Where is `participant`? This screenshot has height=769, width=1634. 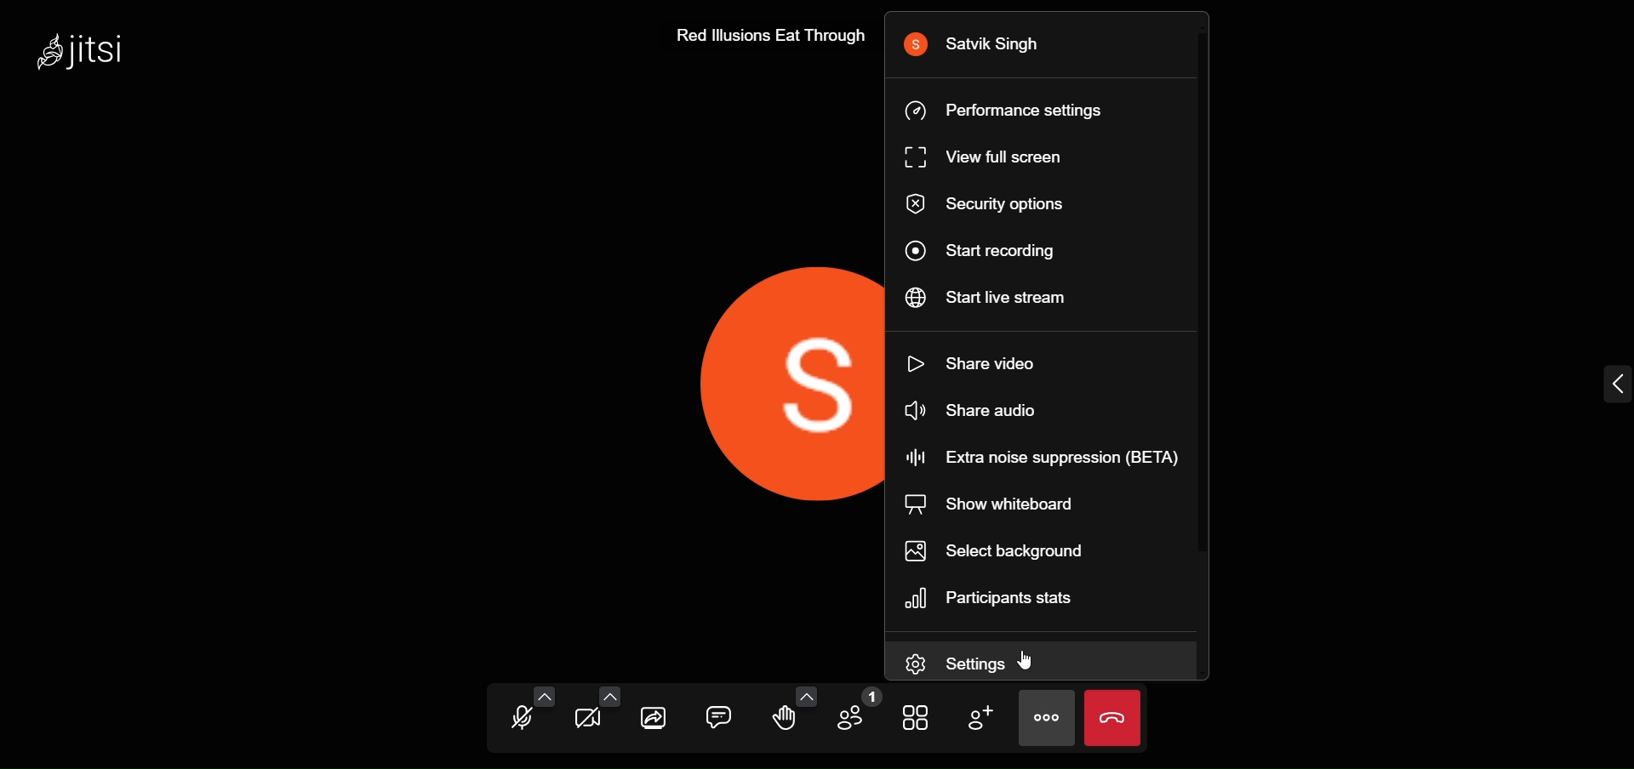 participant is located at coordinates (862, 714).